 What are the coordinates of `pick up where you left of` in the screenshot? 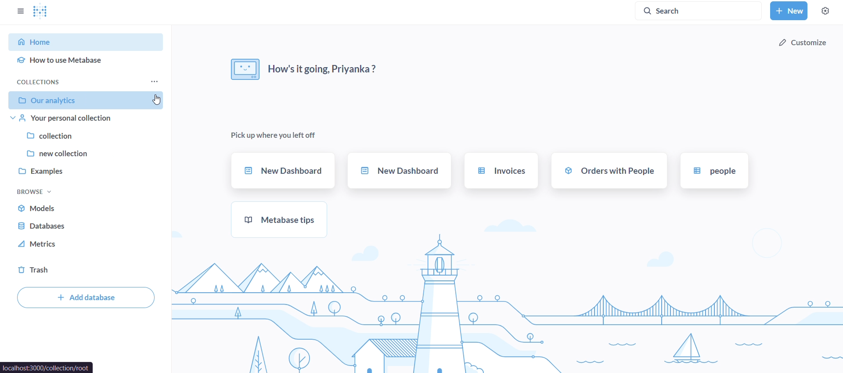 It's located at (276, 133).